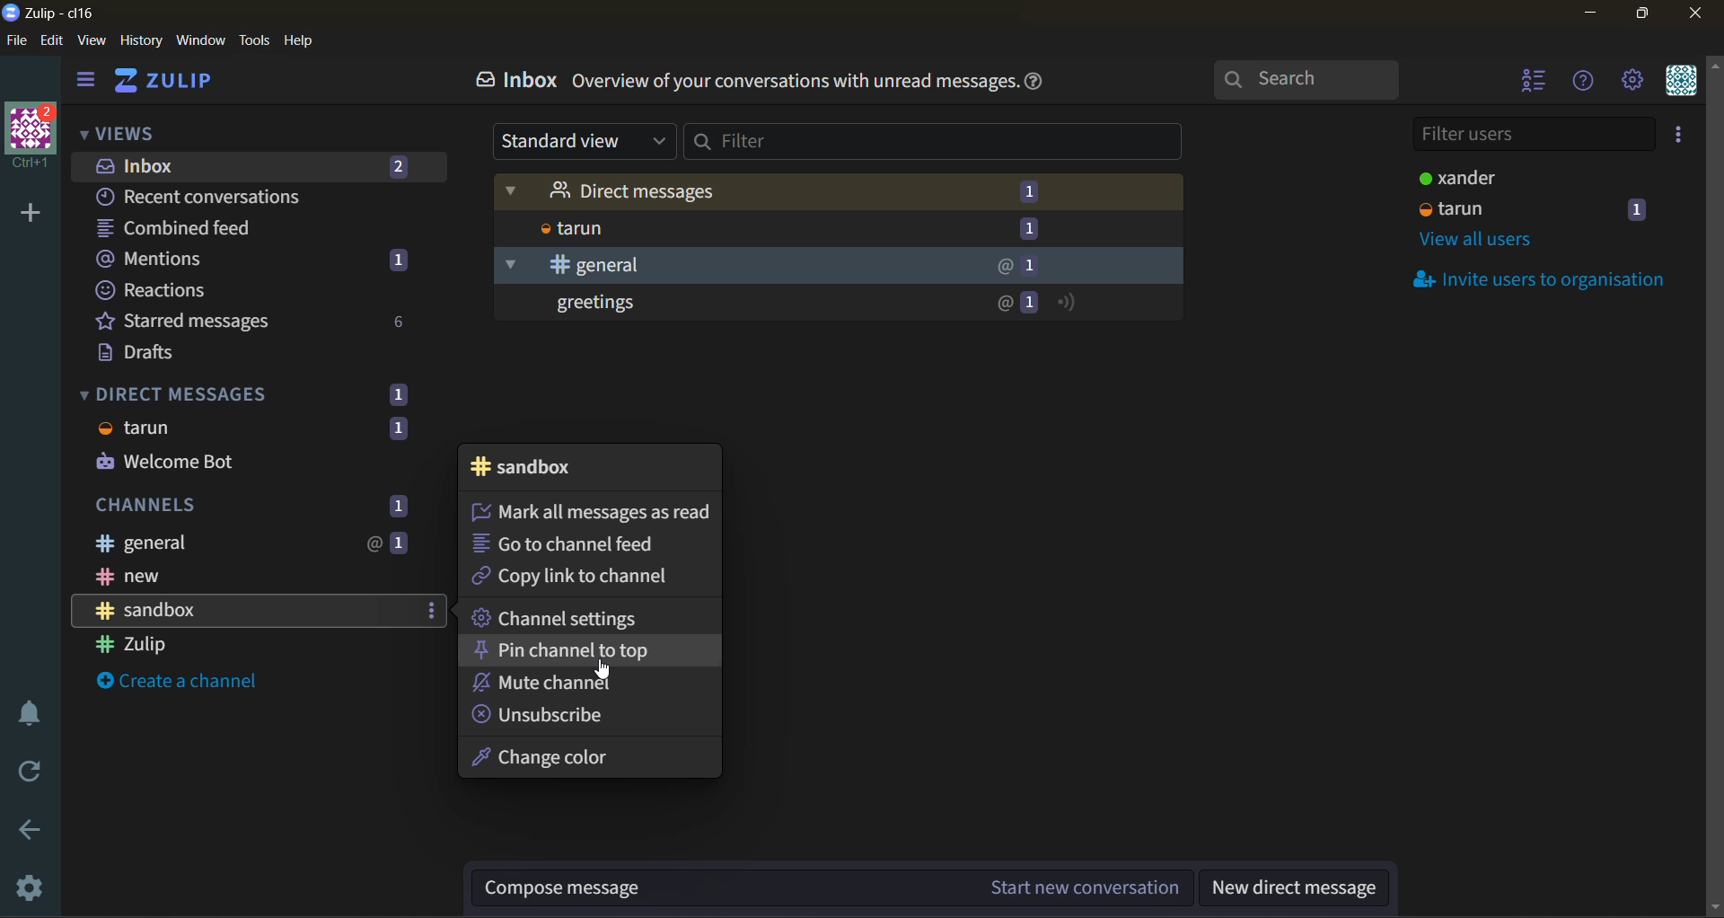 This screenshot has width=1724, height=918. I want to click on help menu, so click(1582, 82).